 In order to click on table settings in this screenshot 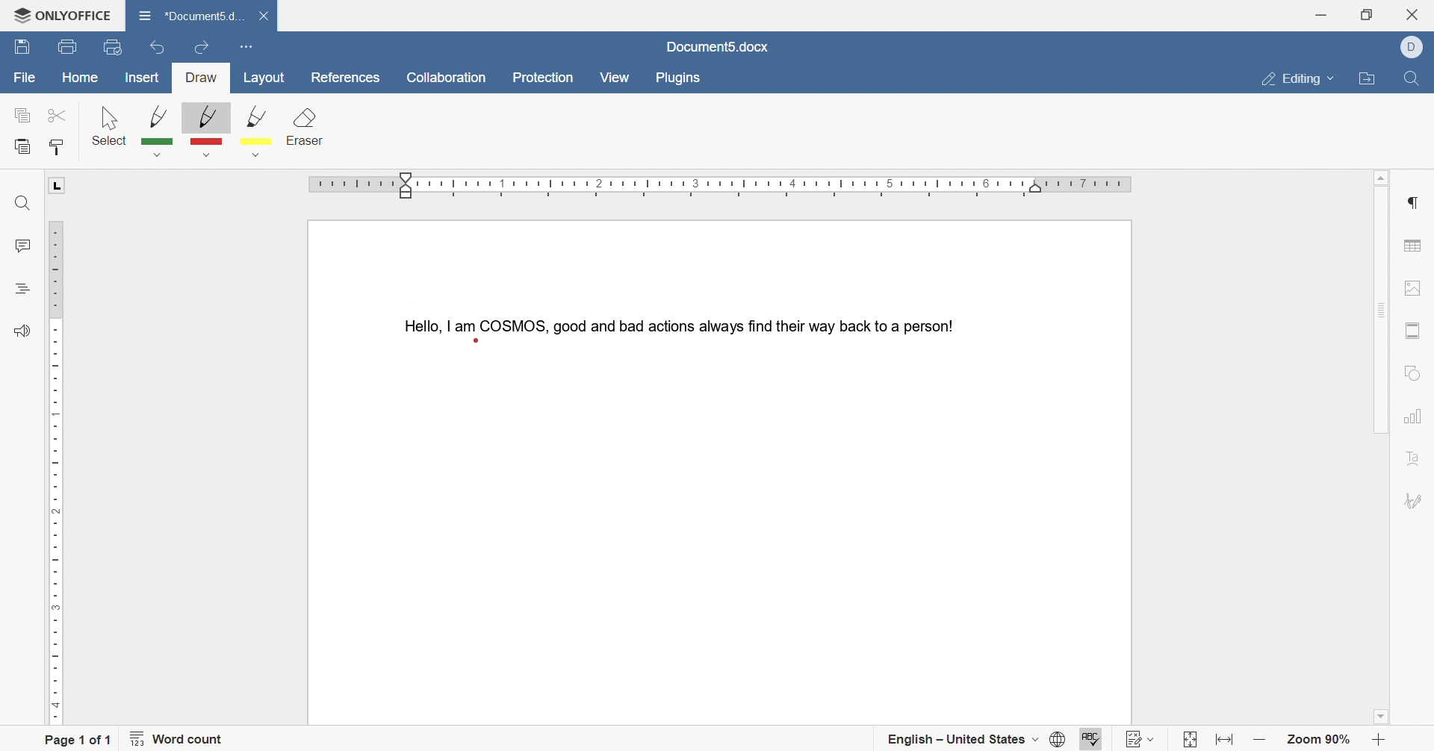, I will do `click(1415, 248)`.